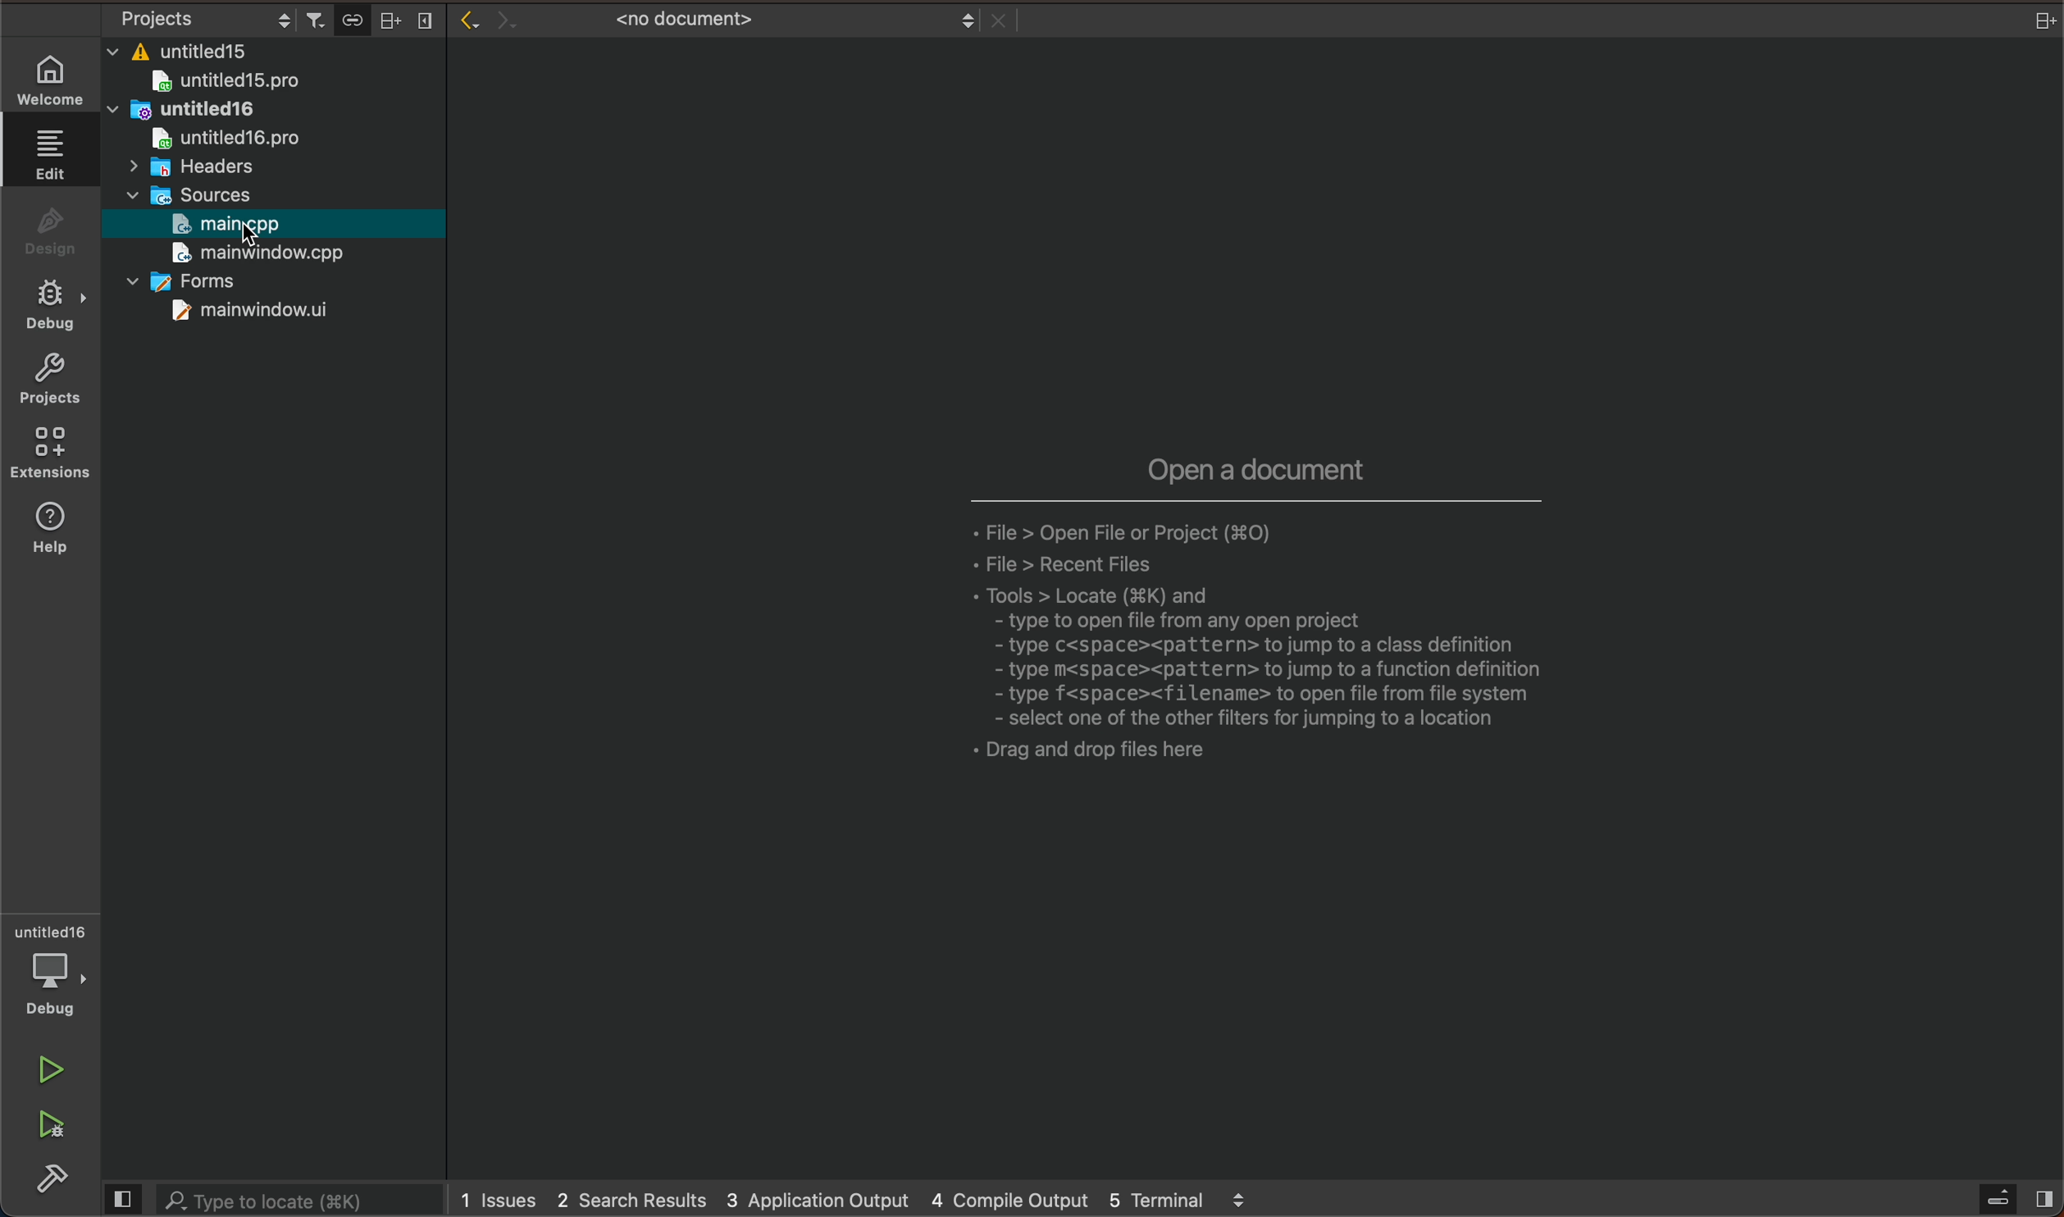 Image resolution: width=2064 pixels, height=1217 pixels. I want to click on help, so click(50, 526).